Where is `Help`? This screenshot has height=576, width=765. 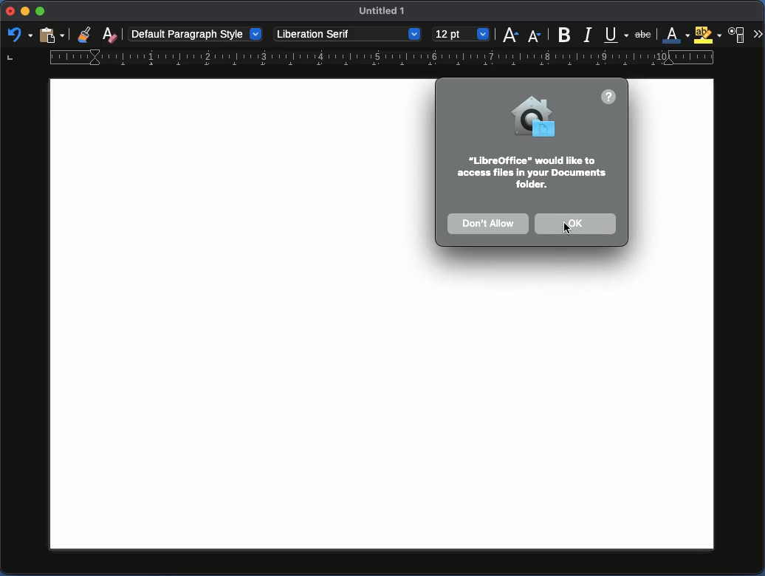
Help is located at coordinates (613, 97).